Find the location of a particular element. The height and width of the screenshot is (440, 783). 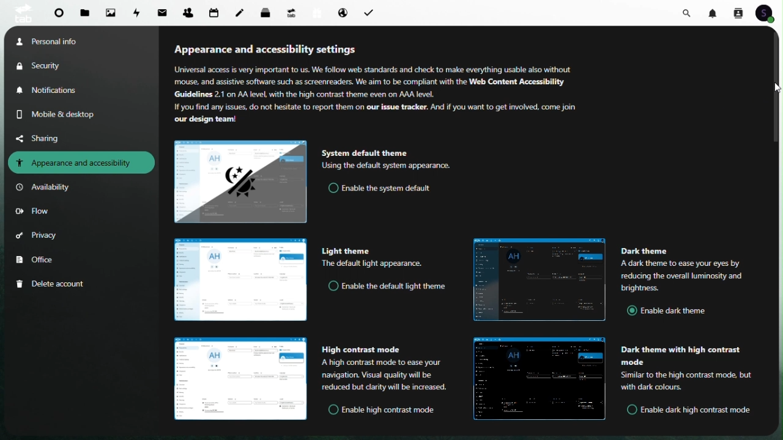

Privacy is located at coordinates (37, 238).